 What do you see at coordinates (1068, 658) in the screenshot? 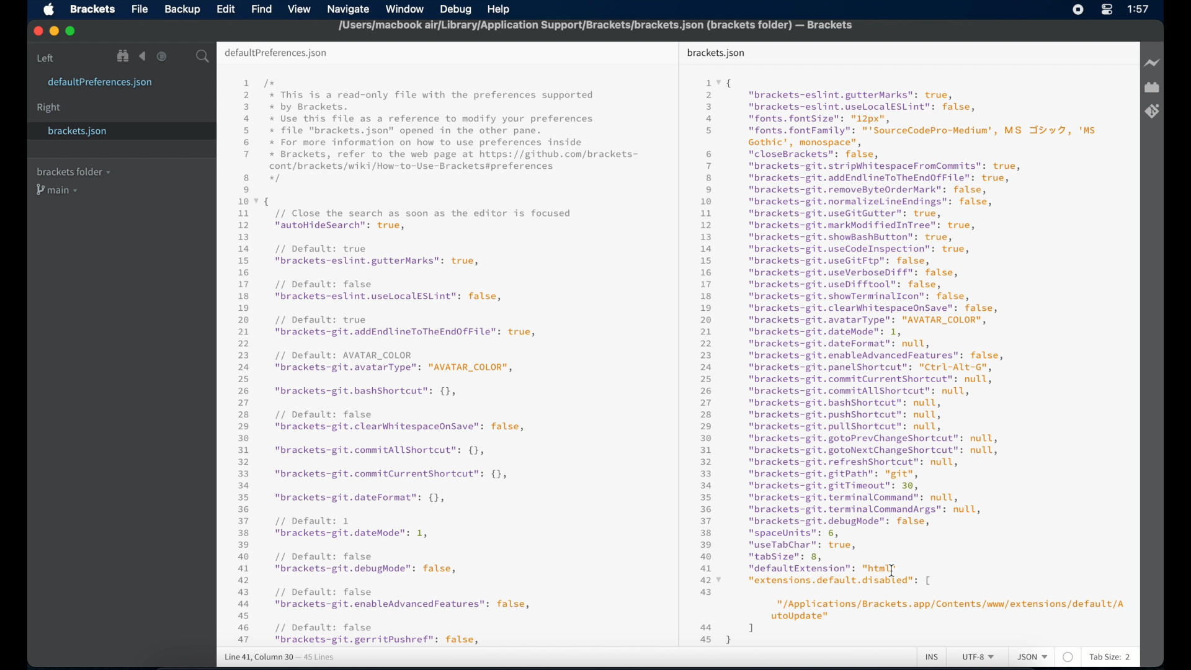
I see `no linter  available for this file` at bounding box center [1068, 658].